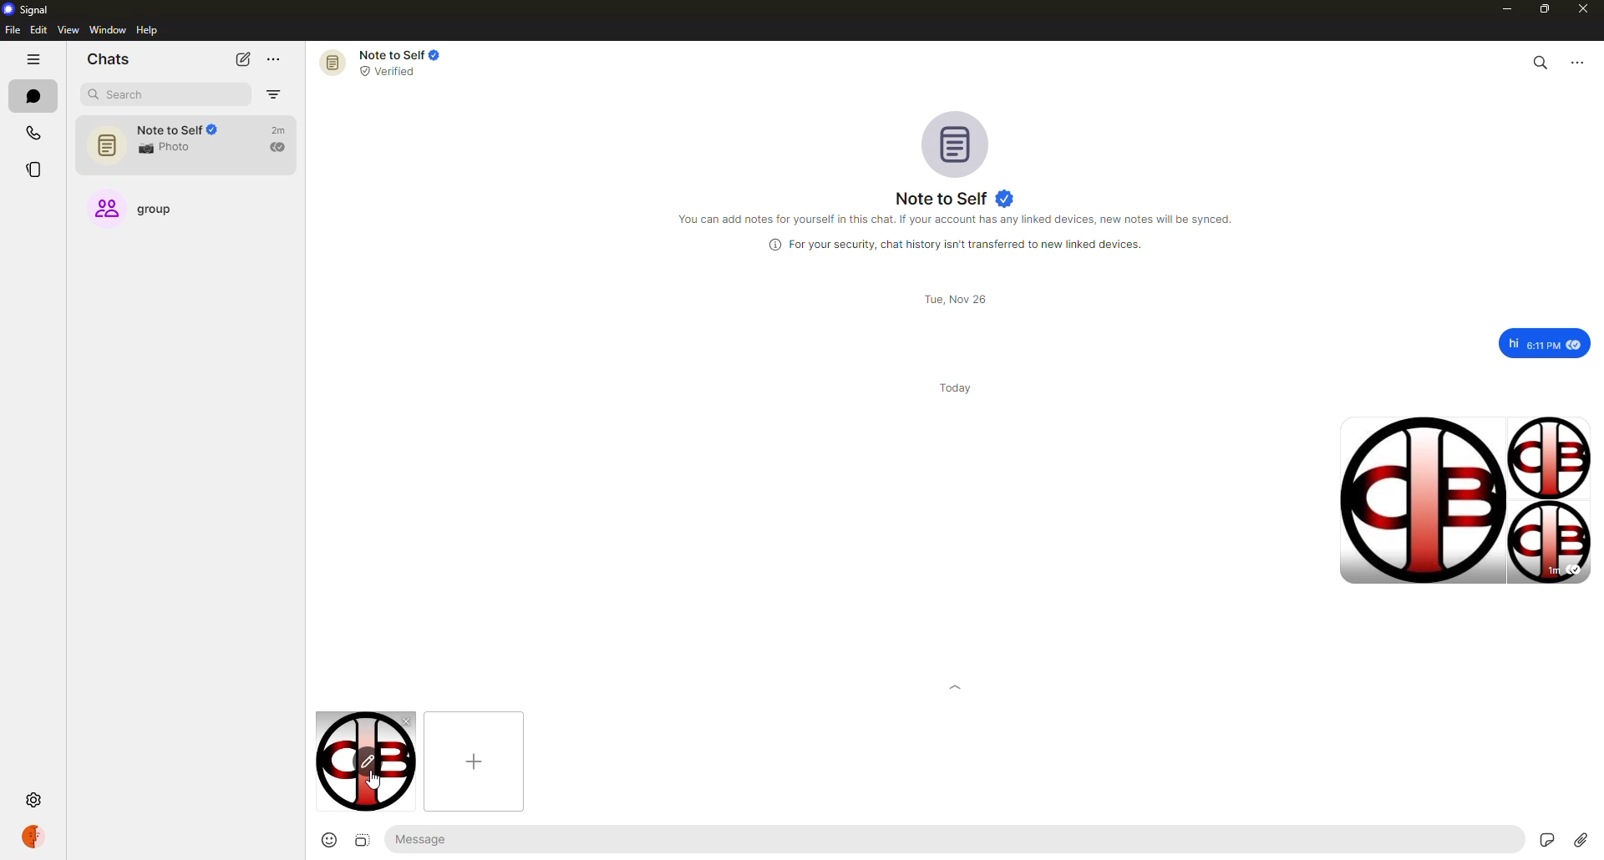  What do you see at coordinates (35, 835) in the screenshot?
I see `profile` at bounding box center [35, 835].